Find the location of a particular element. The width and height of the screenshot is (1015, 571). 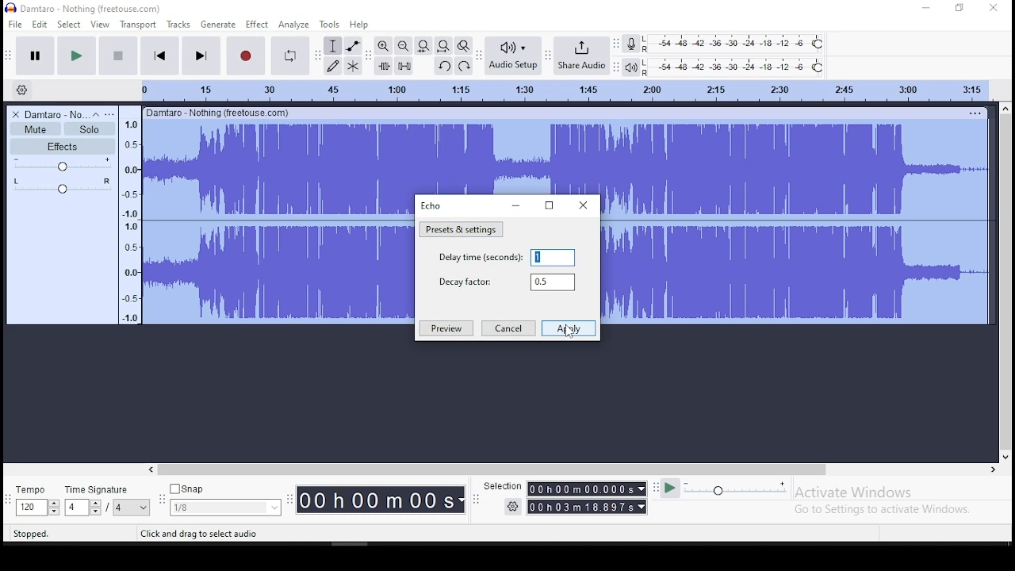

playback meter is located at coordinates (631, 67).